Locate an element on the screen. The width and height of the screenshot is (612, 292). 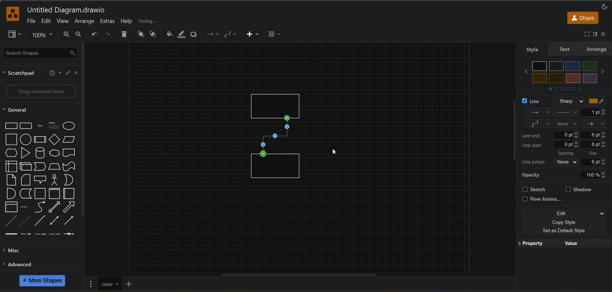
Curve is located at coordinates (41, 207).